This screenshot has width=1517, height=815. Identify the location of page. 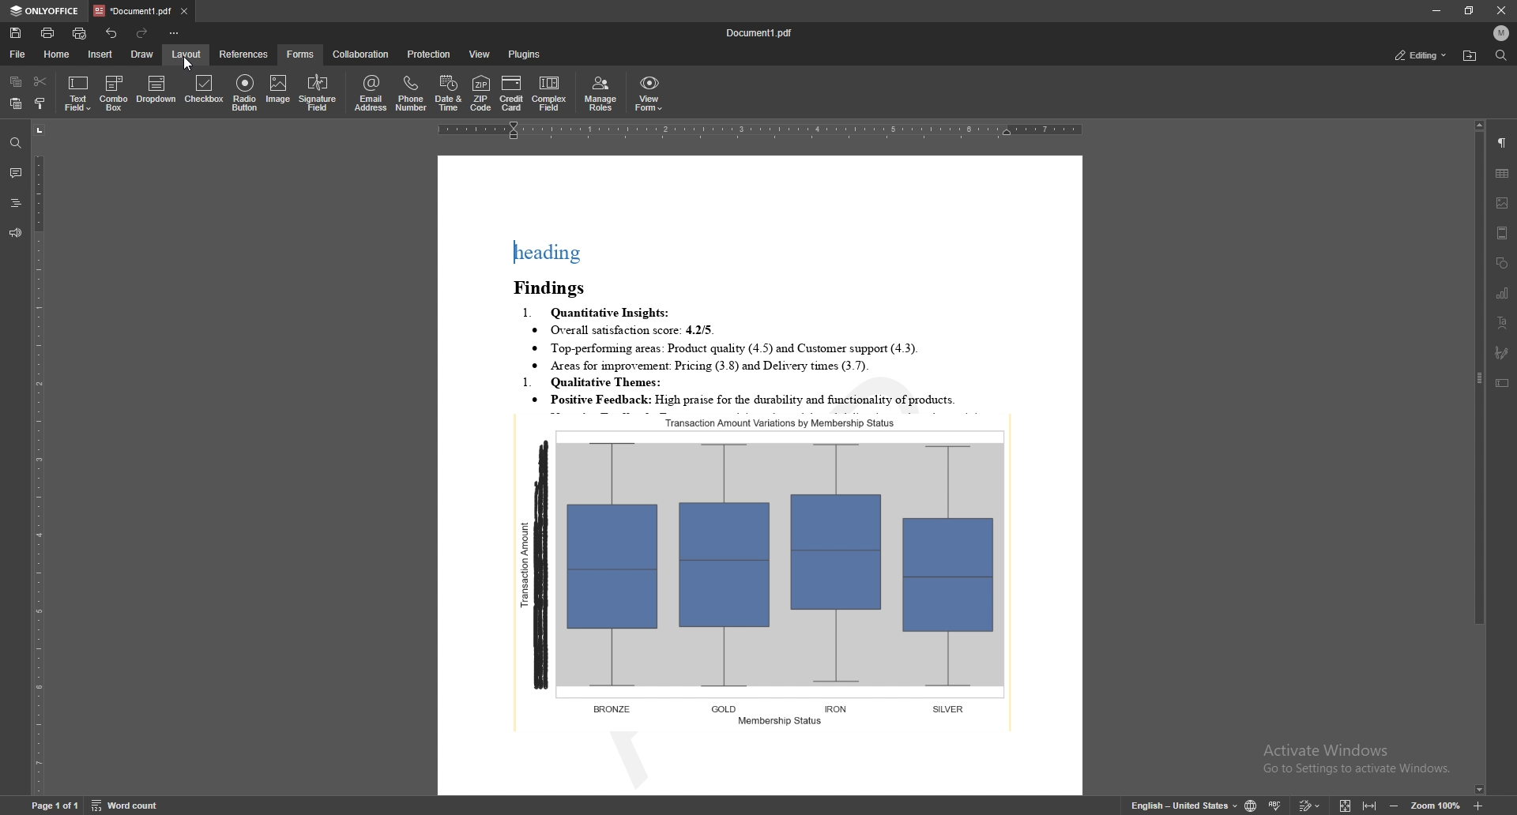
(53, 805).